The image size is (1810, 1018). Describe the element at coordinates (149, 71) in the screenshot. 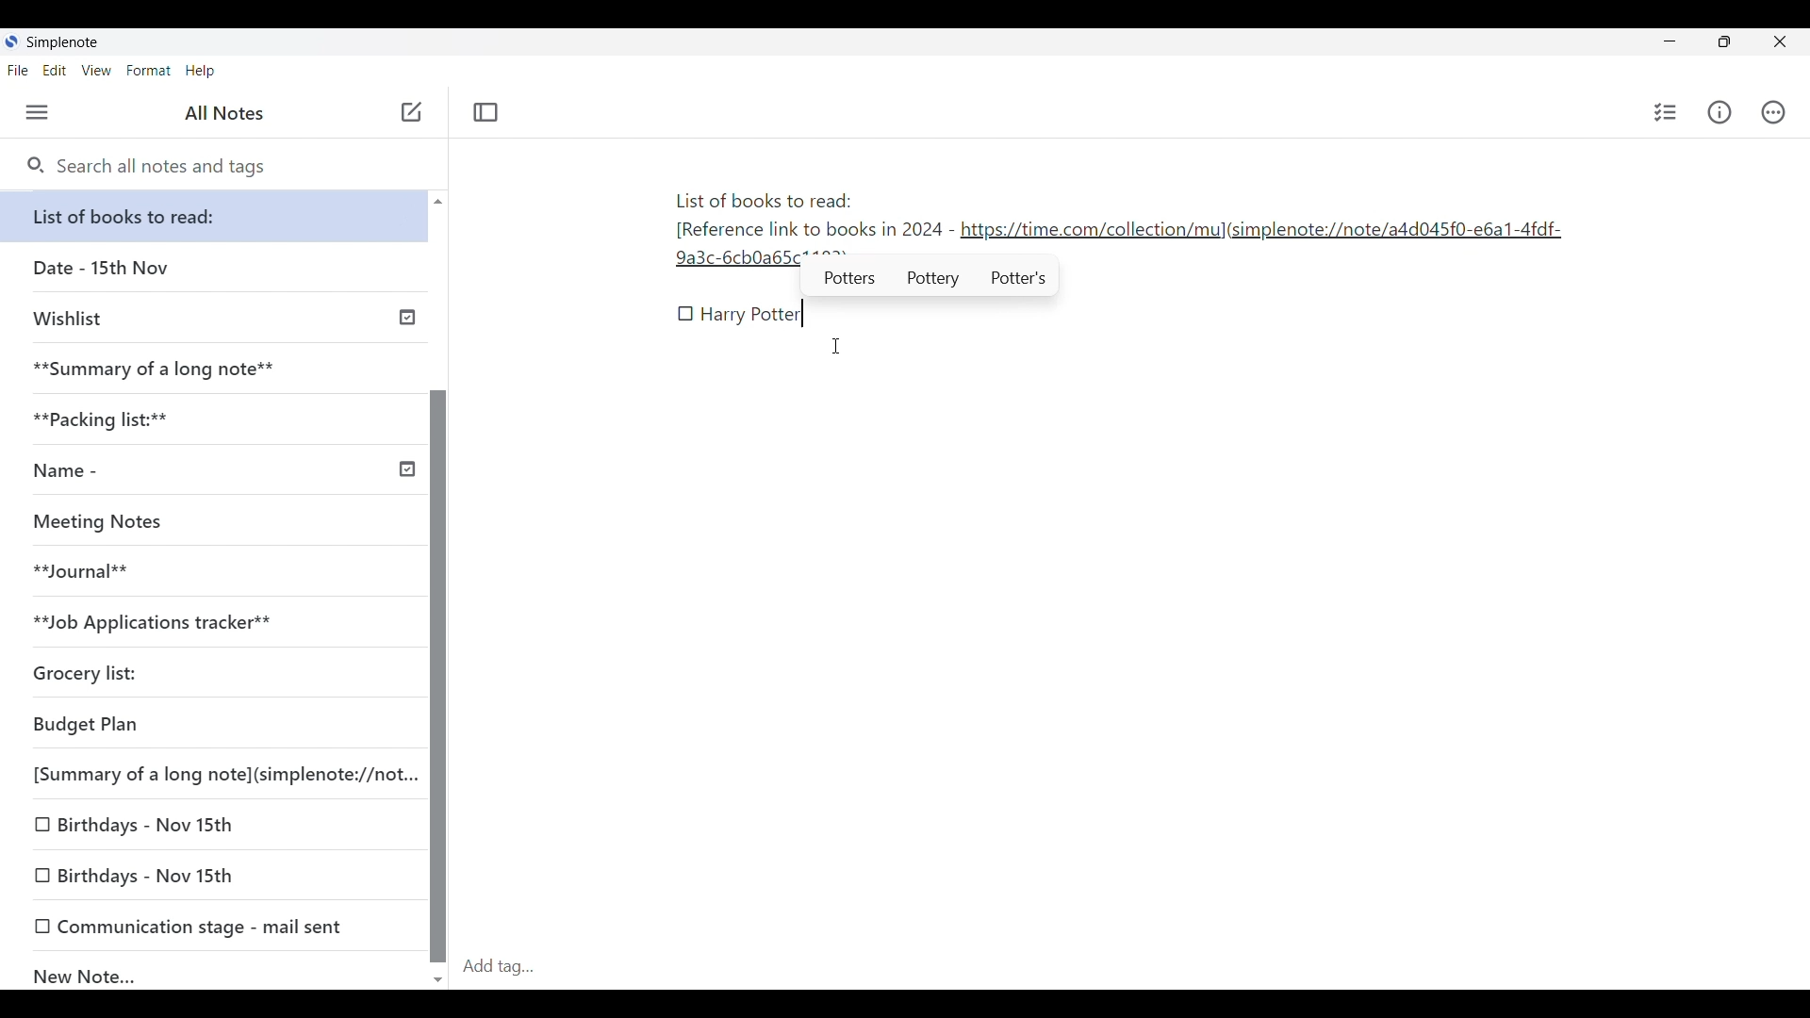

I see `Format` at that location.